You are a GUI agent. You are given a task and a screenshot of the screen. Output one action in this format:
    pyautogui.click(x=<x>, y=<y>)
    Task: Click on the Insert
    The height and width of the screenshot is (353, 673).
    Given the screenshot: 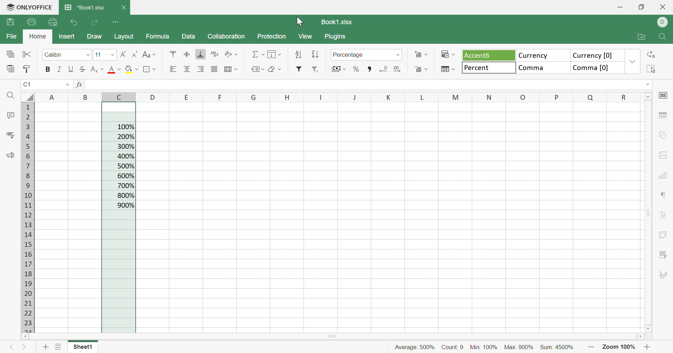 What is the action you would take?
    pyautogui.click(x=67, y=37)
    